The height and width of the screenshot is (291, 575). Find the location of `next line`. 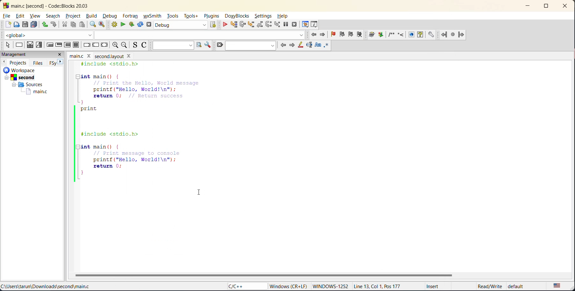

next line is located at coordinates (242, 25).